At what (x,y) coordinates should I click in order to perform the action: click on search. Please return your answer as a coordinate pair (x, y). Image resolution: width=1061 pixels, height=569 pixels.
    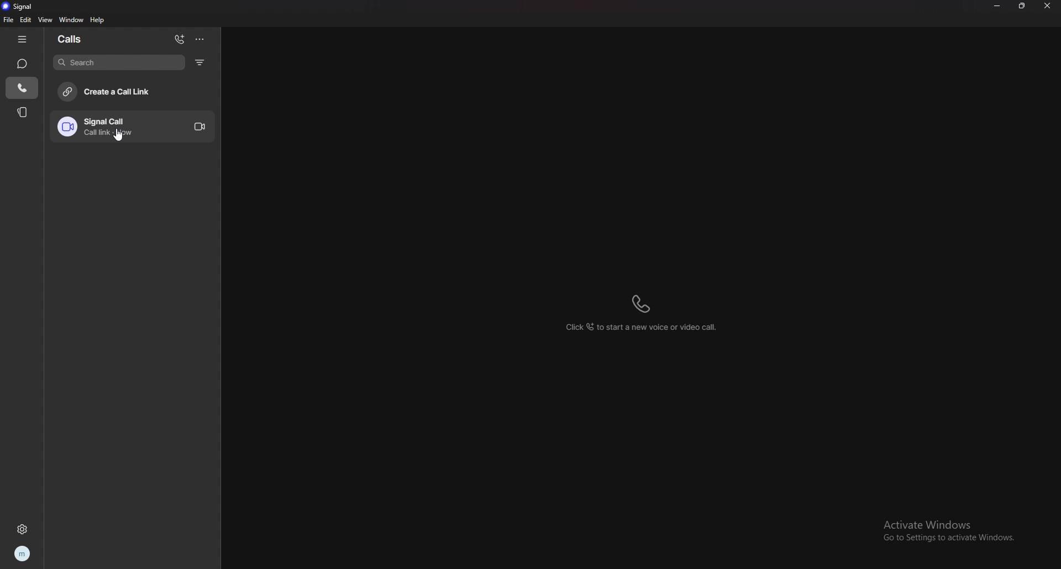
    Looking at the image, I should click on (119, 62).